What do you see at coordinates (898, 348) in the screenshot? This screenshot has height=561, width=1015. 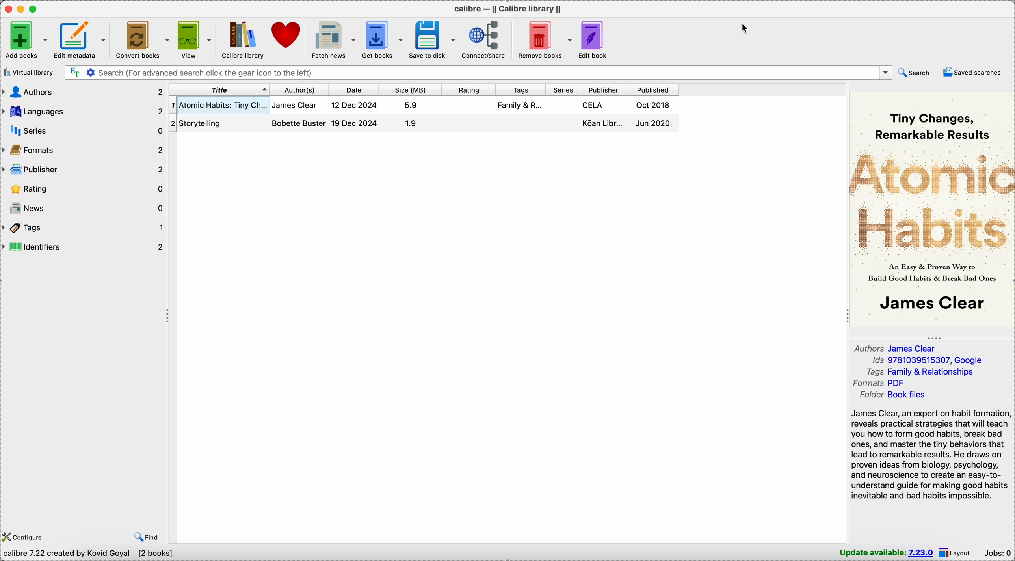 I see `authors: james clear` at bounding box center [898, 348].